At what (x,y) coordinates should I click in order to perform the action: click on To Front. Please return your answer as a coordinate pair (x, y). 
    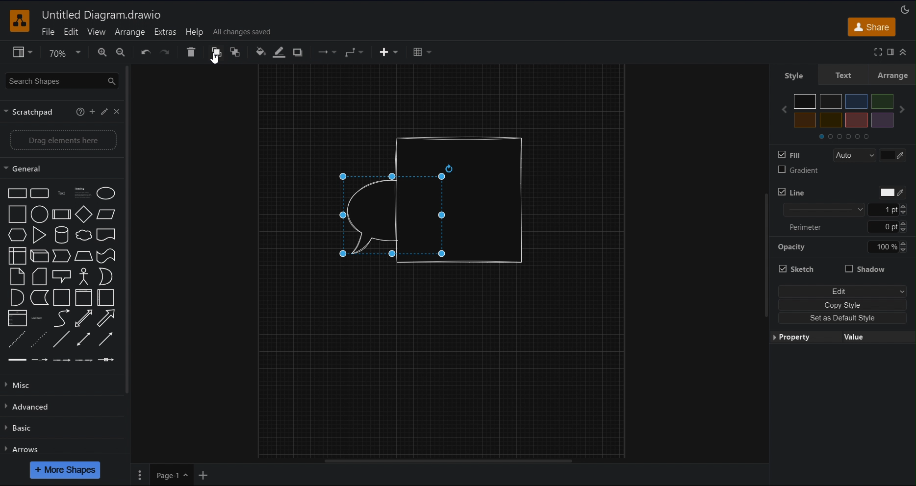
    Looking at the image, I should click on (217, 52).